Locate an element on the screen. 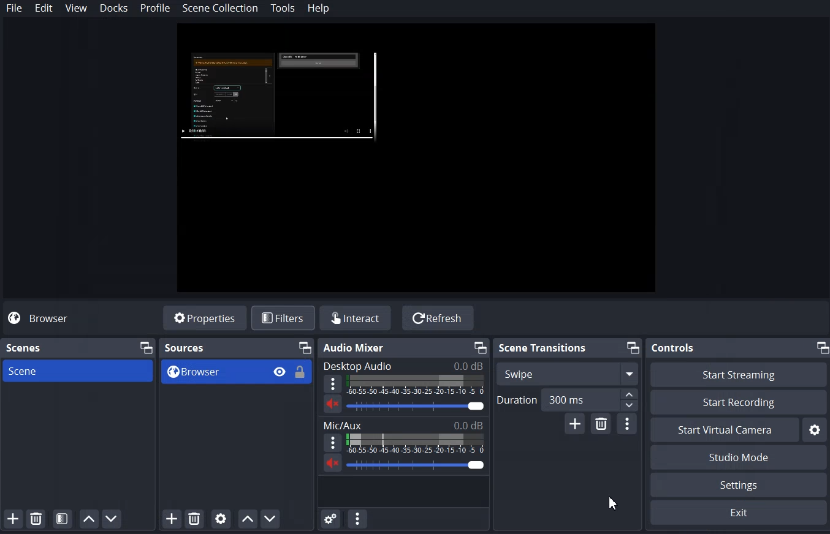 The width and height of the screenshot is (830, 534). Volume Indicator is located at coordinates (416, 385).